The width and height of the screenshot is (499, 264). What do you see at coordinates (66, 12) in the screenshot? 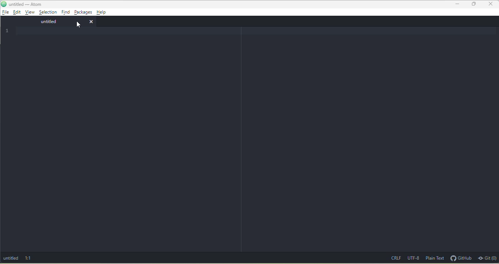
I see `find` at bounding box center [66, 12].